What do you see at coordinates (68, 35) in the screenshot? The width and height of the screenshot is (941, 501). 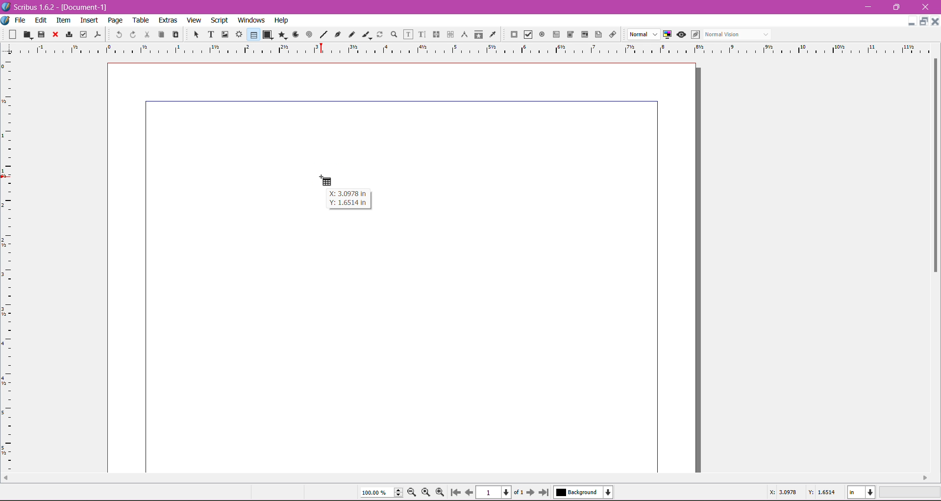 I see `Print` at bounding box center [68, 35].